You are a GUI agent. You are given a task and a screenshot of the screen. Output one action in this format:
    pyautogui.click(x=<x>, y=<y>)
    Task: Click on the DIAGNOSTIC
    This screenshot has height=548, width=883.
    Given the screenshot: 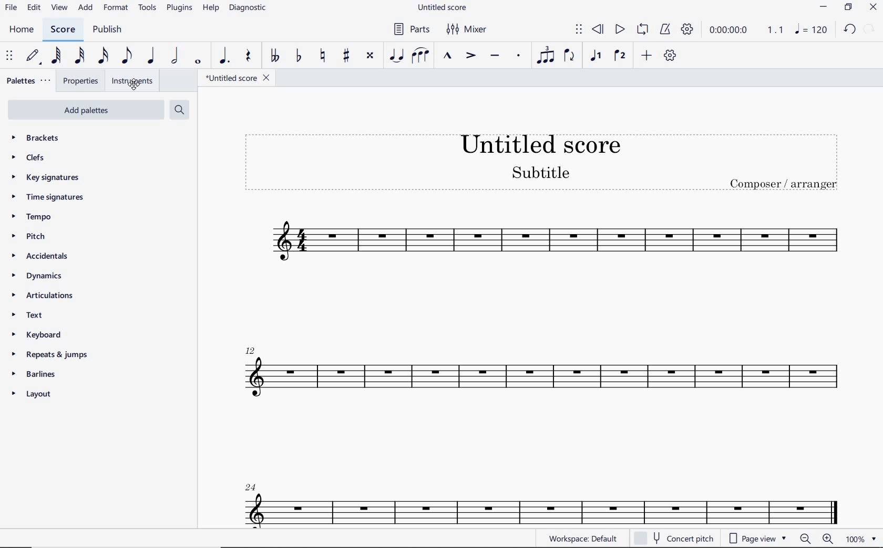 What is the action you would take?
    pyautogui.click(x=249, y=8)
    